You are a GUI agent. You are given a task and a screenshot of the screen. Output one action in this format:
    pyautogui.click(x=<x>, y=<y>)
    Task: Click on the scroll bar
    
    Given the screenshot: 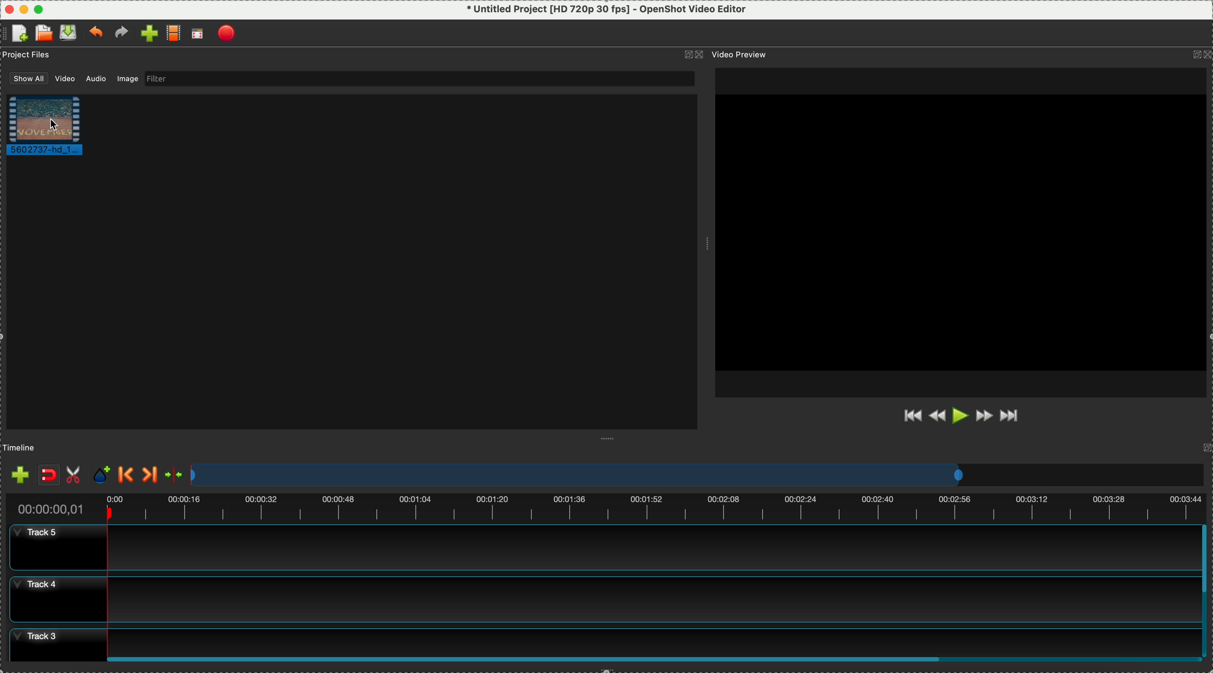 What is the action you would take?
    pyautogui.click(x=1205, y=589)
    